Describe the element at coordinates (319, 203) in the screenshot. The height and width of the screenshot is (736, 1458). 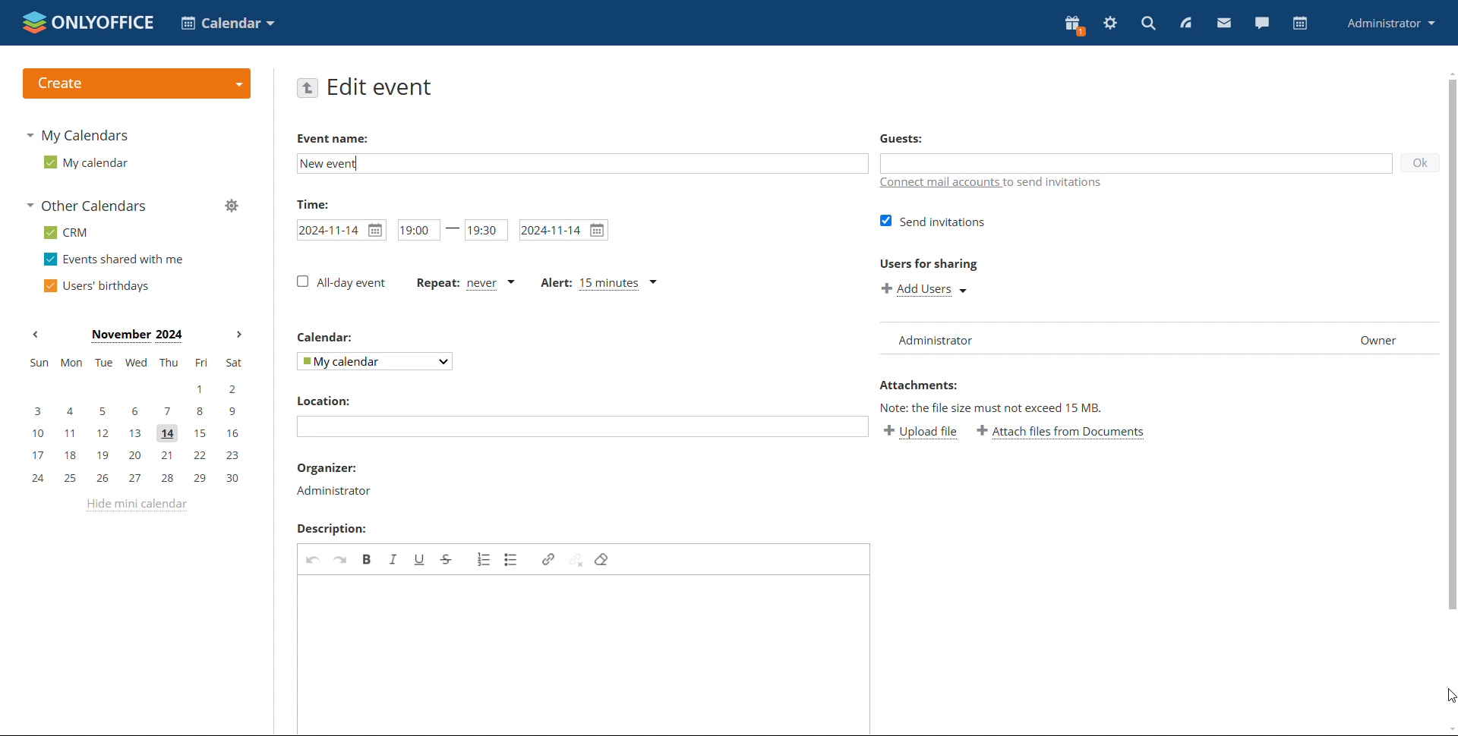
I see `time` at that location.